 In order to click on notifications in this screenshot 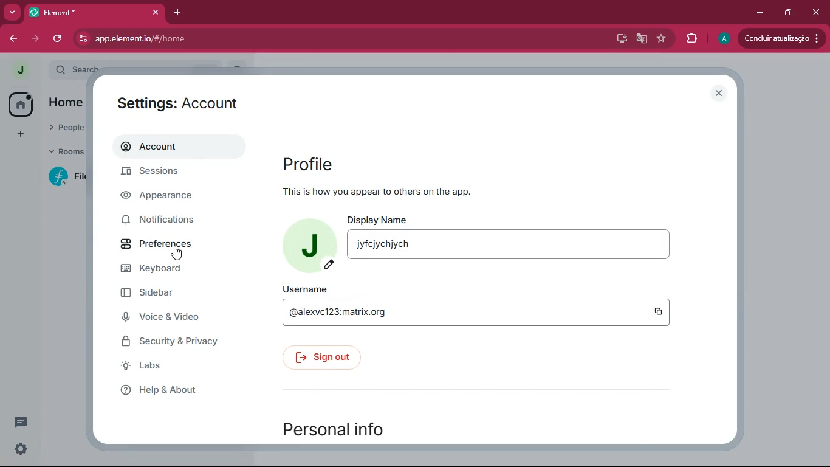, I will do `click(168, 221)`.